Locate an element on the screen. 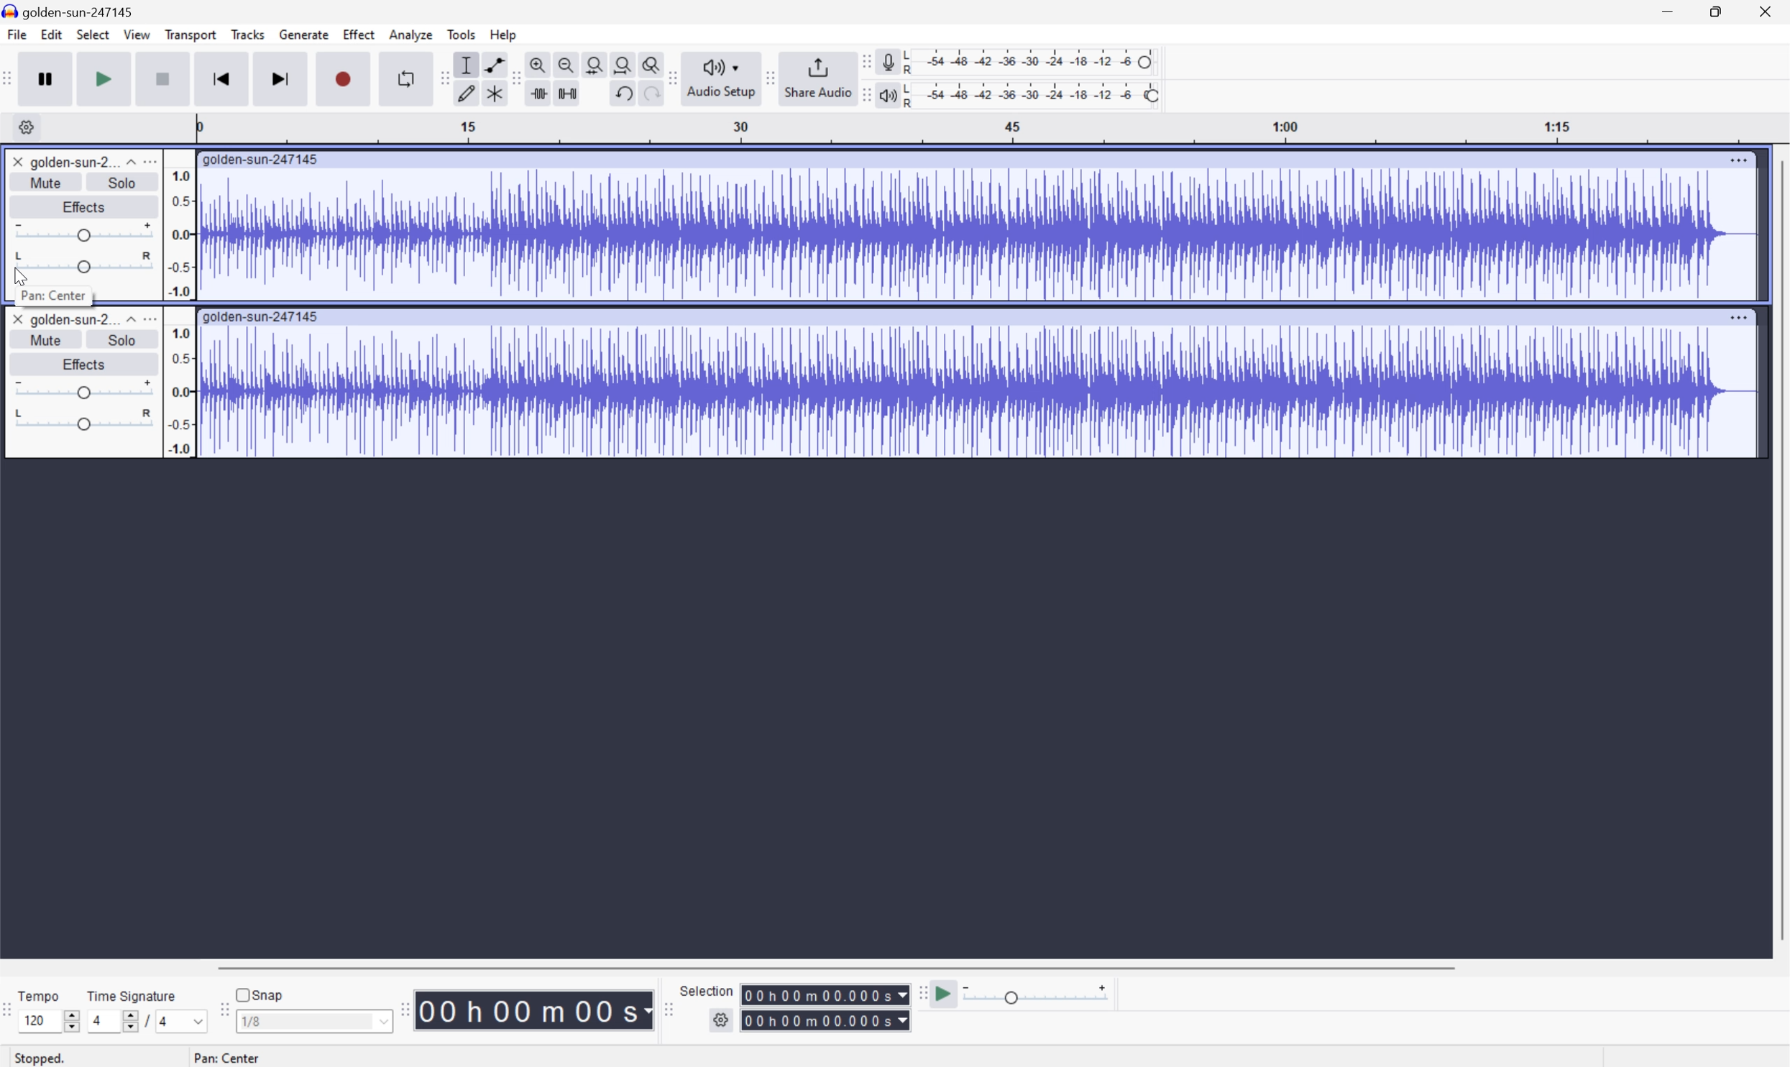 The image size is (1790, 1067). Minimize is located at coordinates (1669, 12).